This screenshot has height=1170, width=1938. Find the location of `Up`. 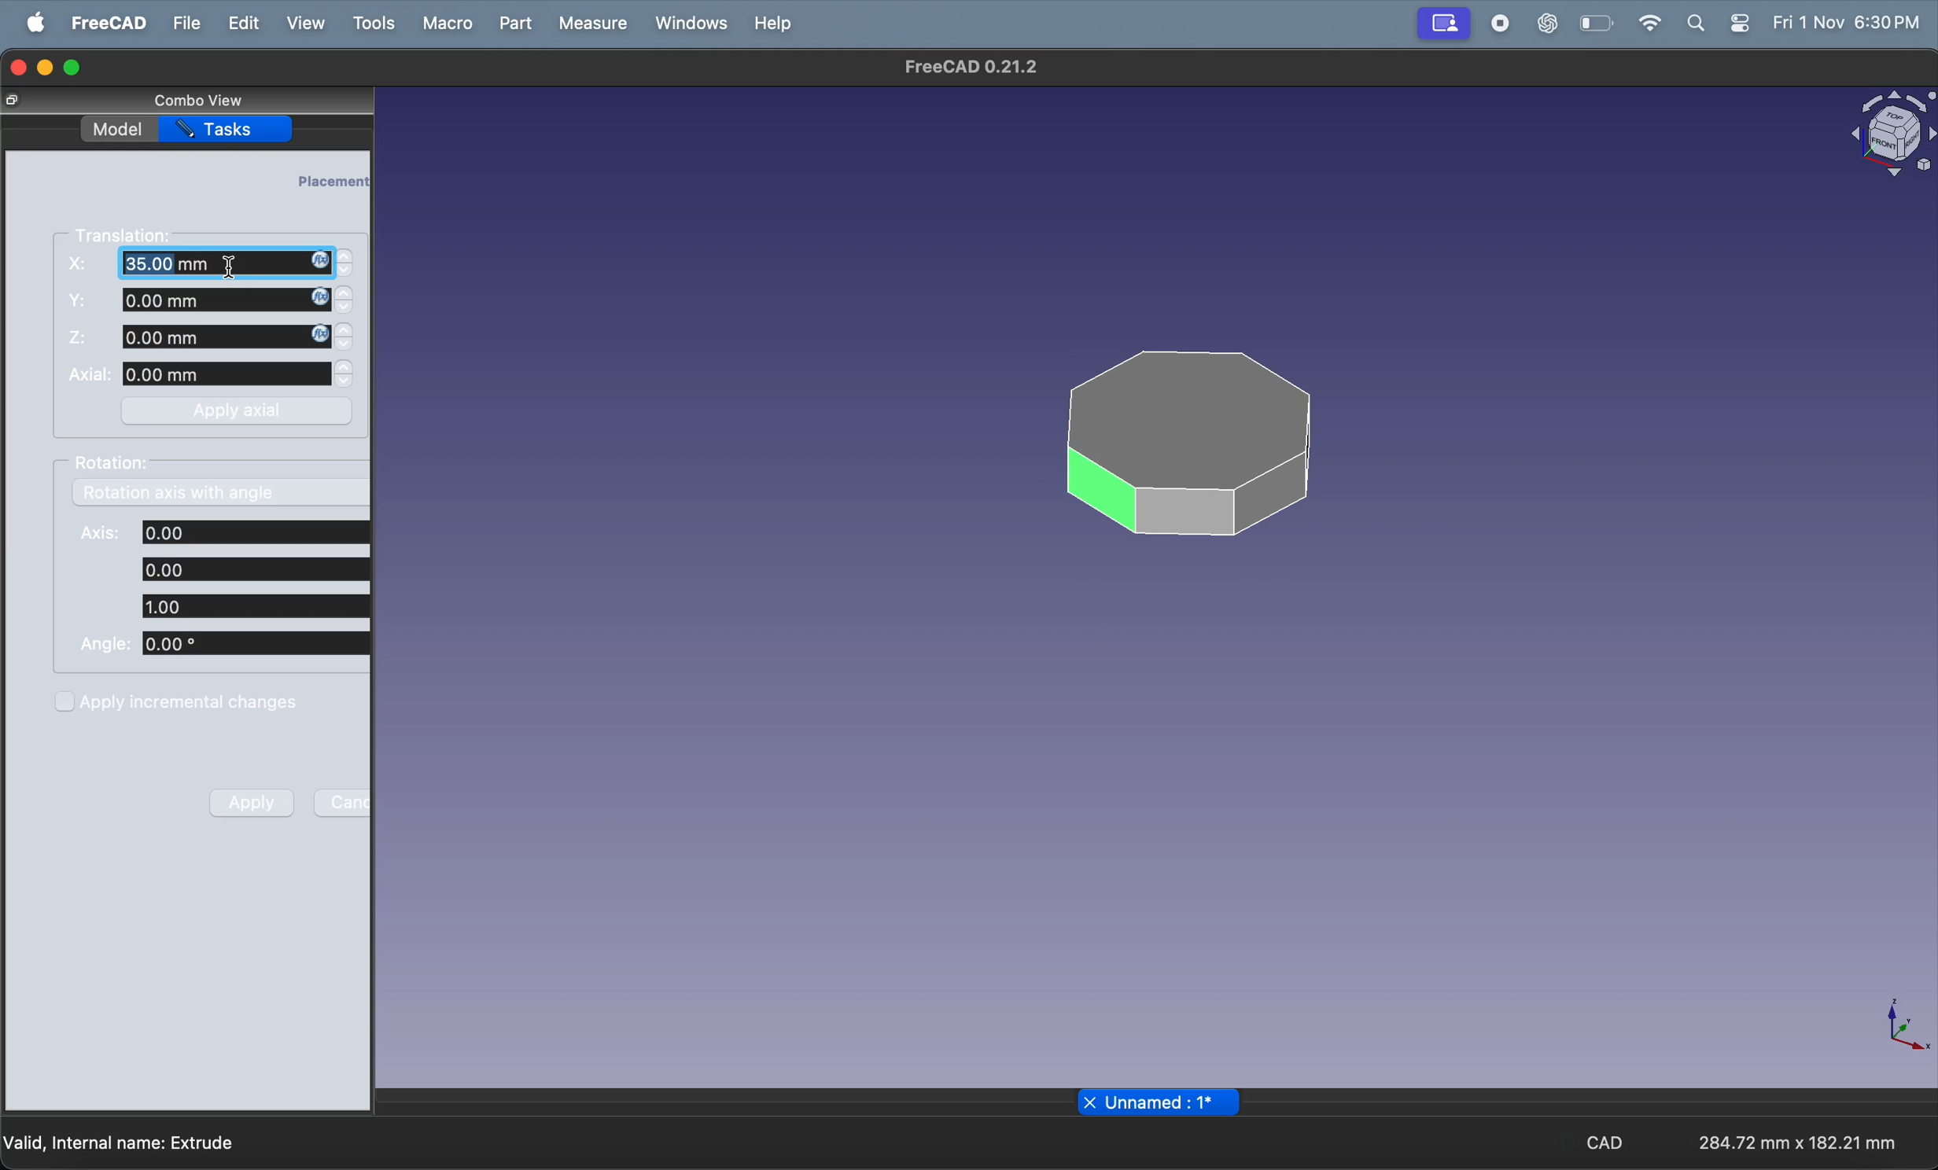

Up is located at coordinates (344, 255).